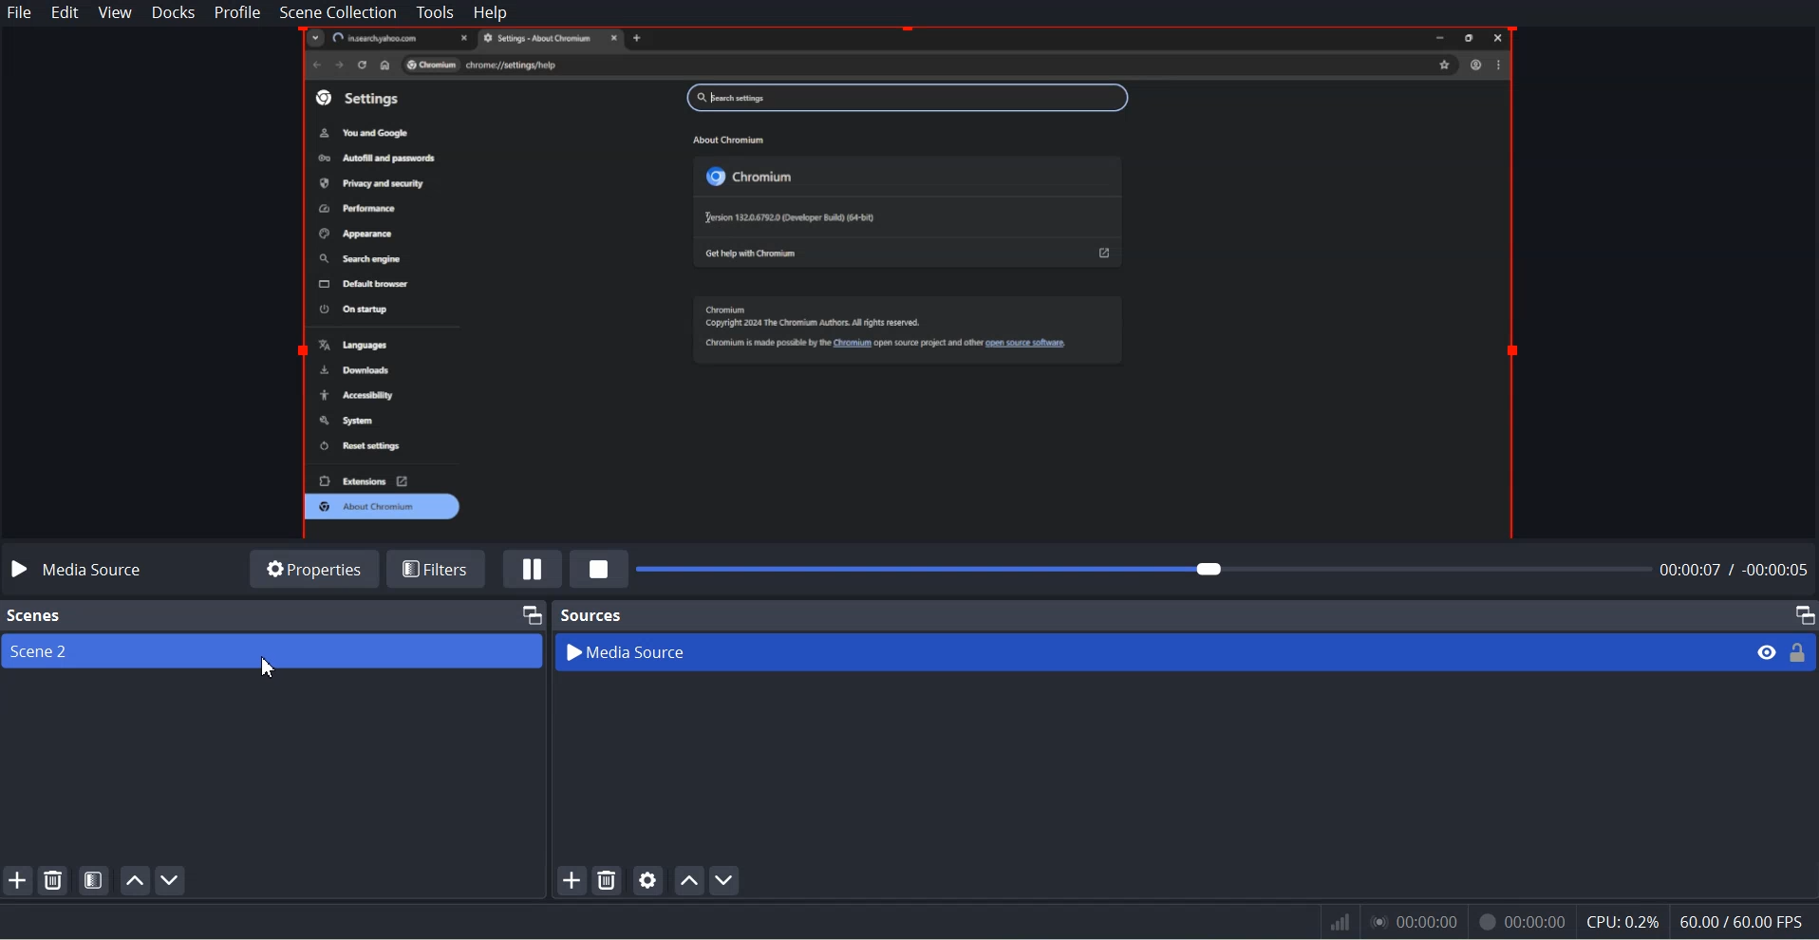 The height and width of the screenshot is (940, 1819). What do you see at coordinates (79, 571) in the screenshot?
I see `Media source` at bounding box center [79, 571].